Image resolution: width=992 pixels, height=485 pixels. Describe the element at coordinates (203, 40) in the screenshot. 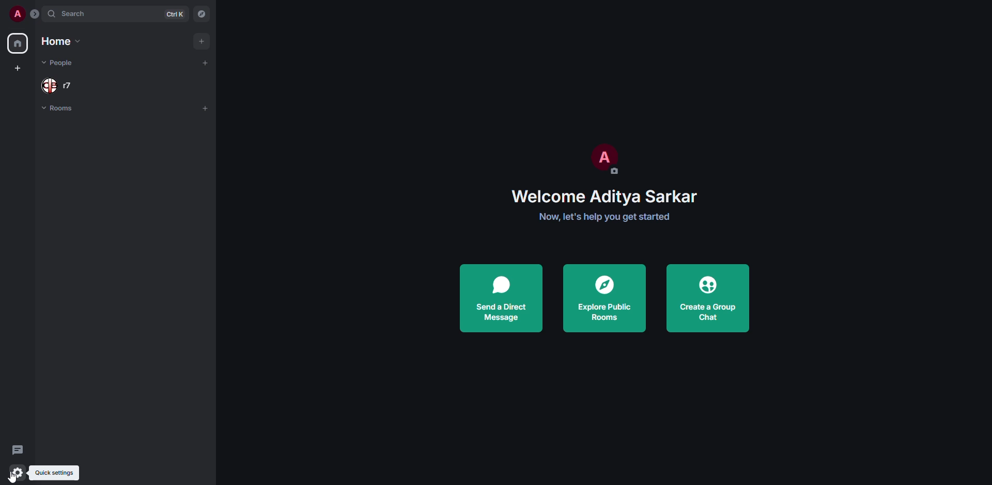

I see `add` at that location.